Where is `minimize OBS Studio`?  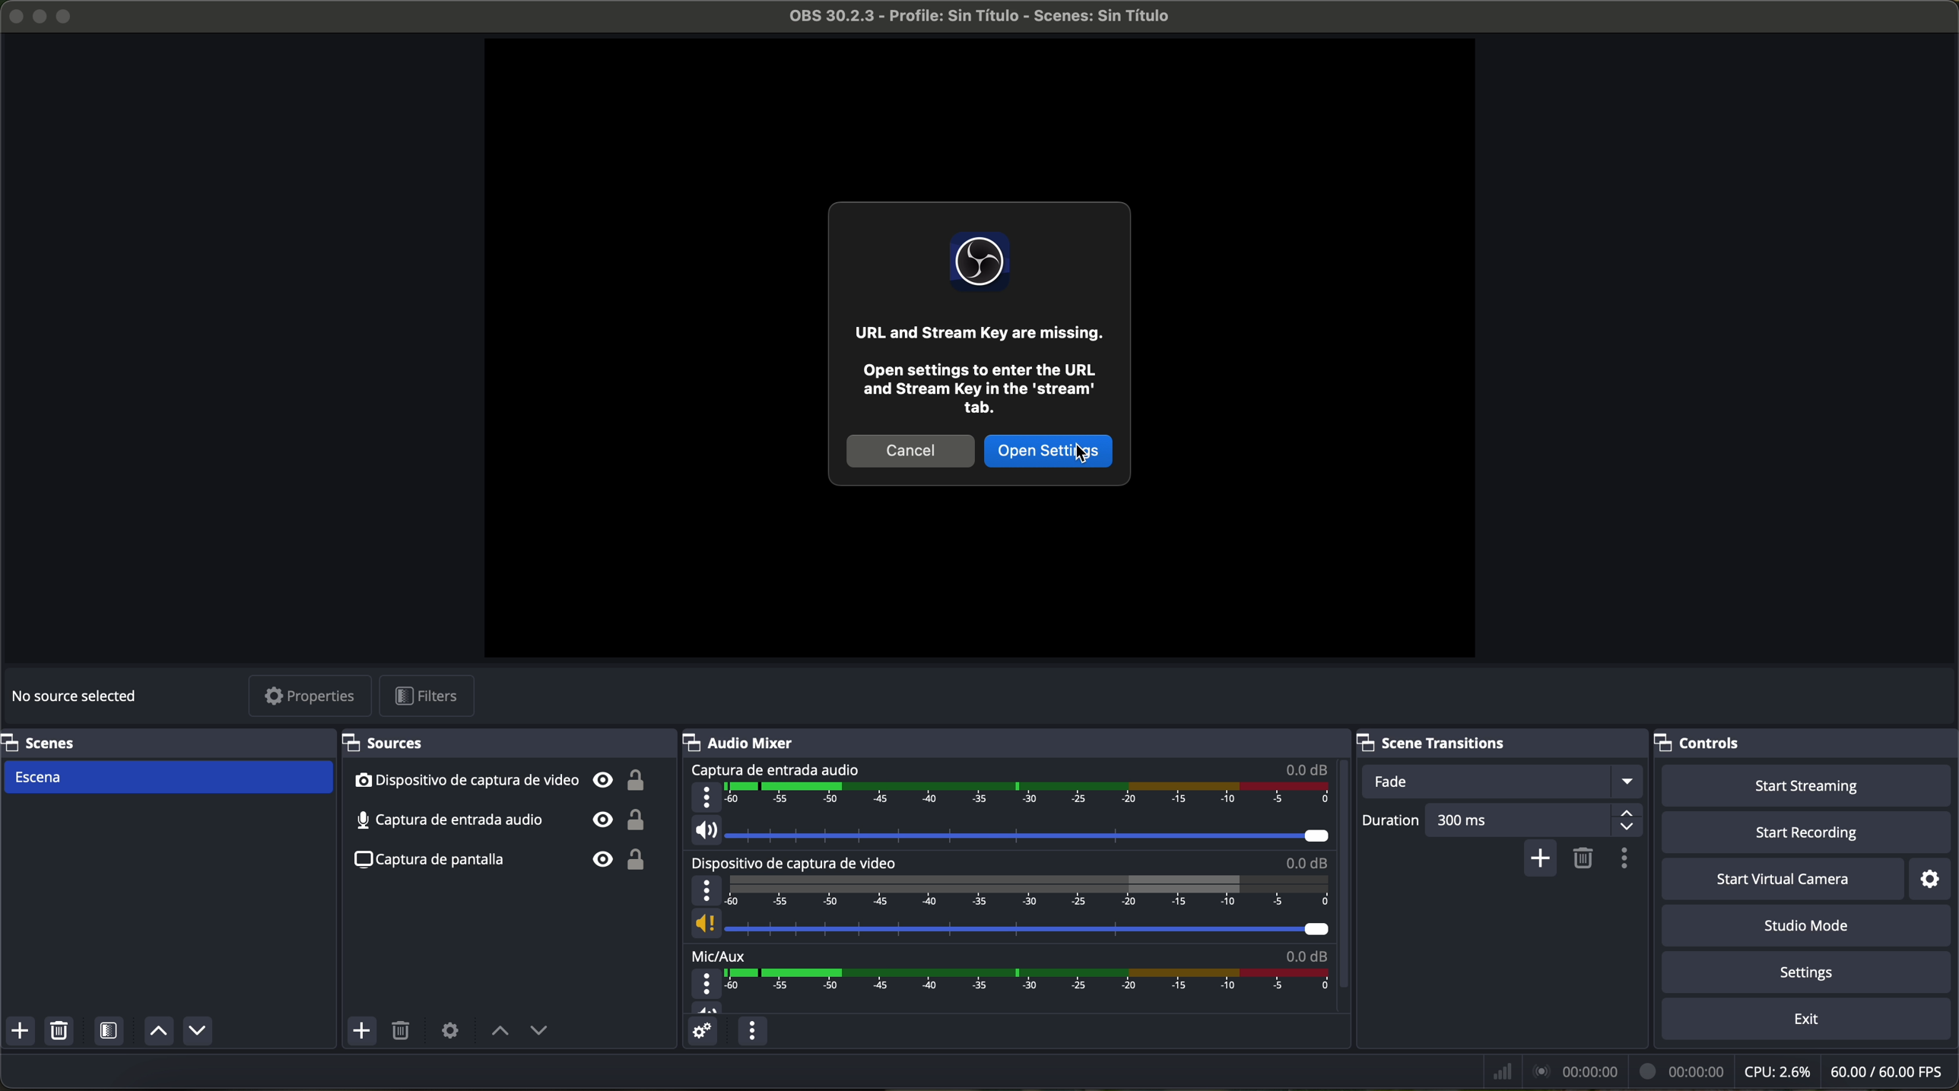
minimize OBS Studio is located at coordinates (43, 14).